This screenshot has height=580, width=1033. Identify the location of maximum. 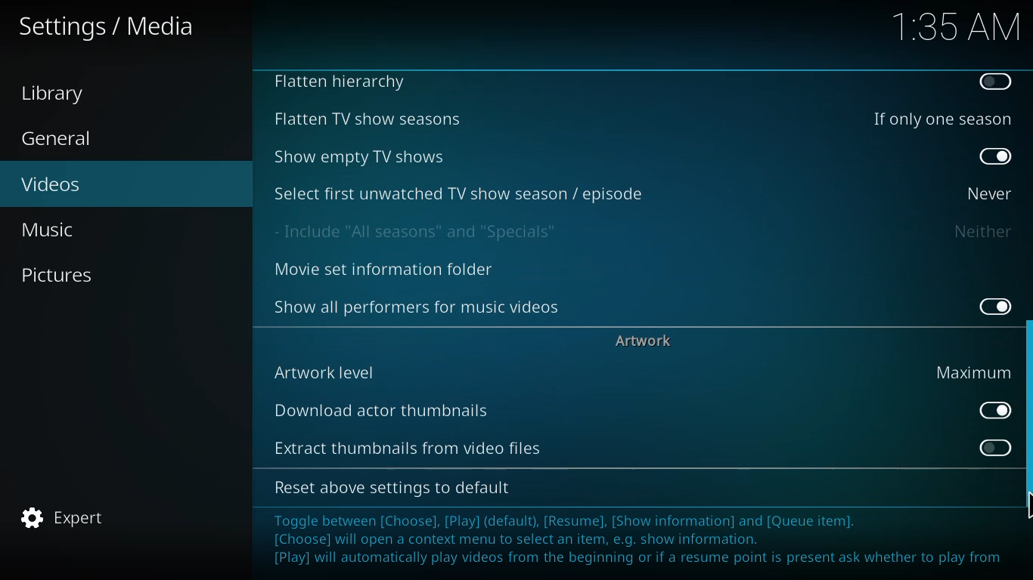
(973, 372).